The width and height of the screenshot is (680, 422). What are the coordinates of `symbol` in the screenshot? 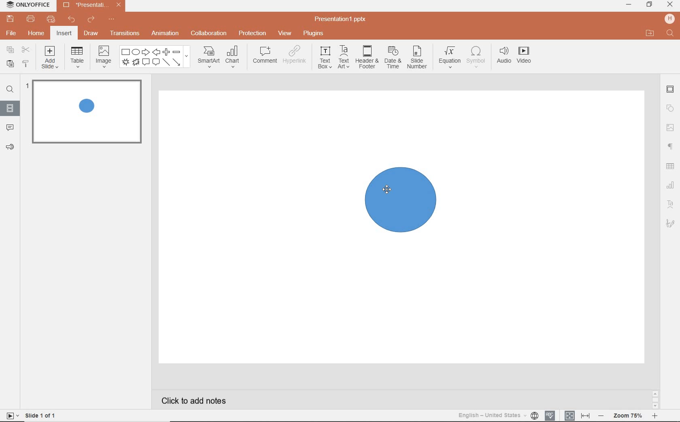 It's located at (476, 57).